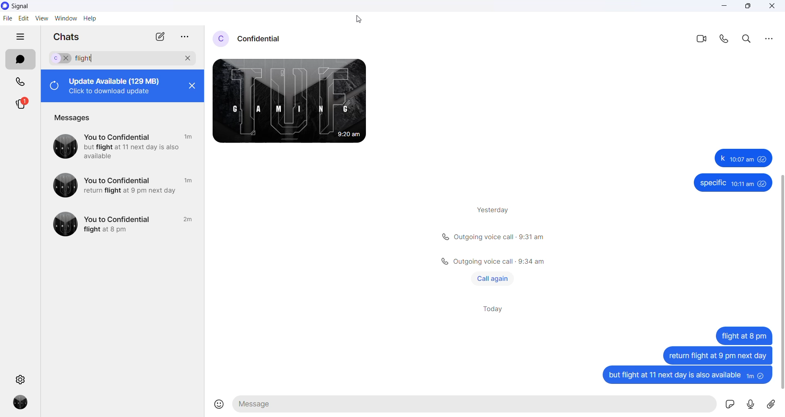  What do you see at coordinates (22, 7) in the screenshot?
I see `application name and logo` at bounding box center [22, 7].